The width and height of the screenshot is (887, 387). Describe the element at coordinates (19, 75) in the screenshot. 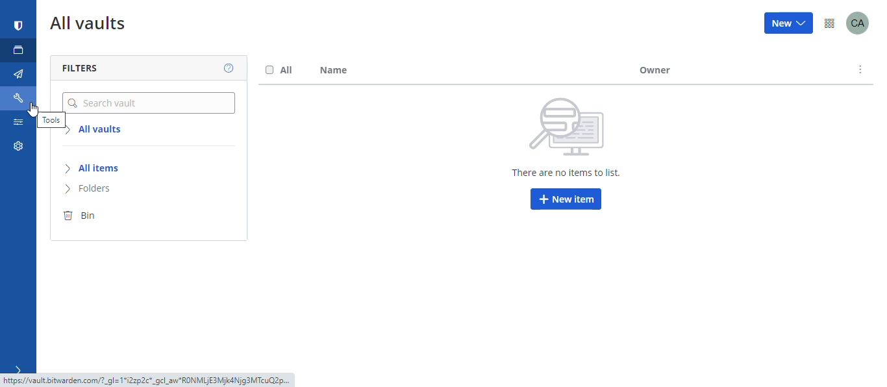

I see `send` at that location.